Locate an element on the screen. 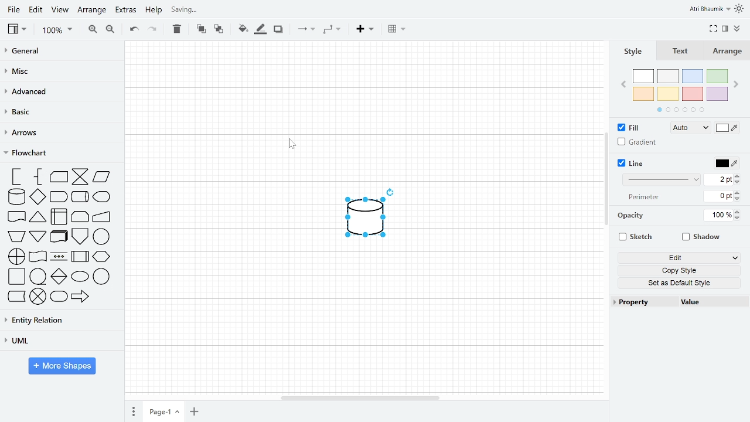 This screenshot has height=422, width=750. red is located at coordinates (693, 93).